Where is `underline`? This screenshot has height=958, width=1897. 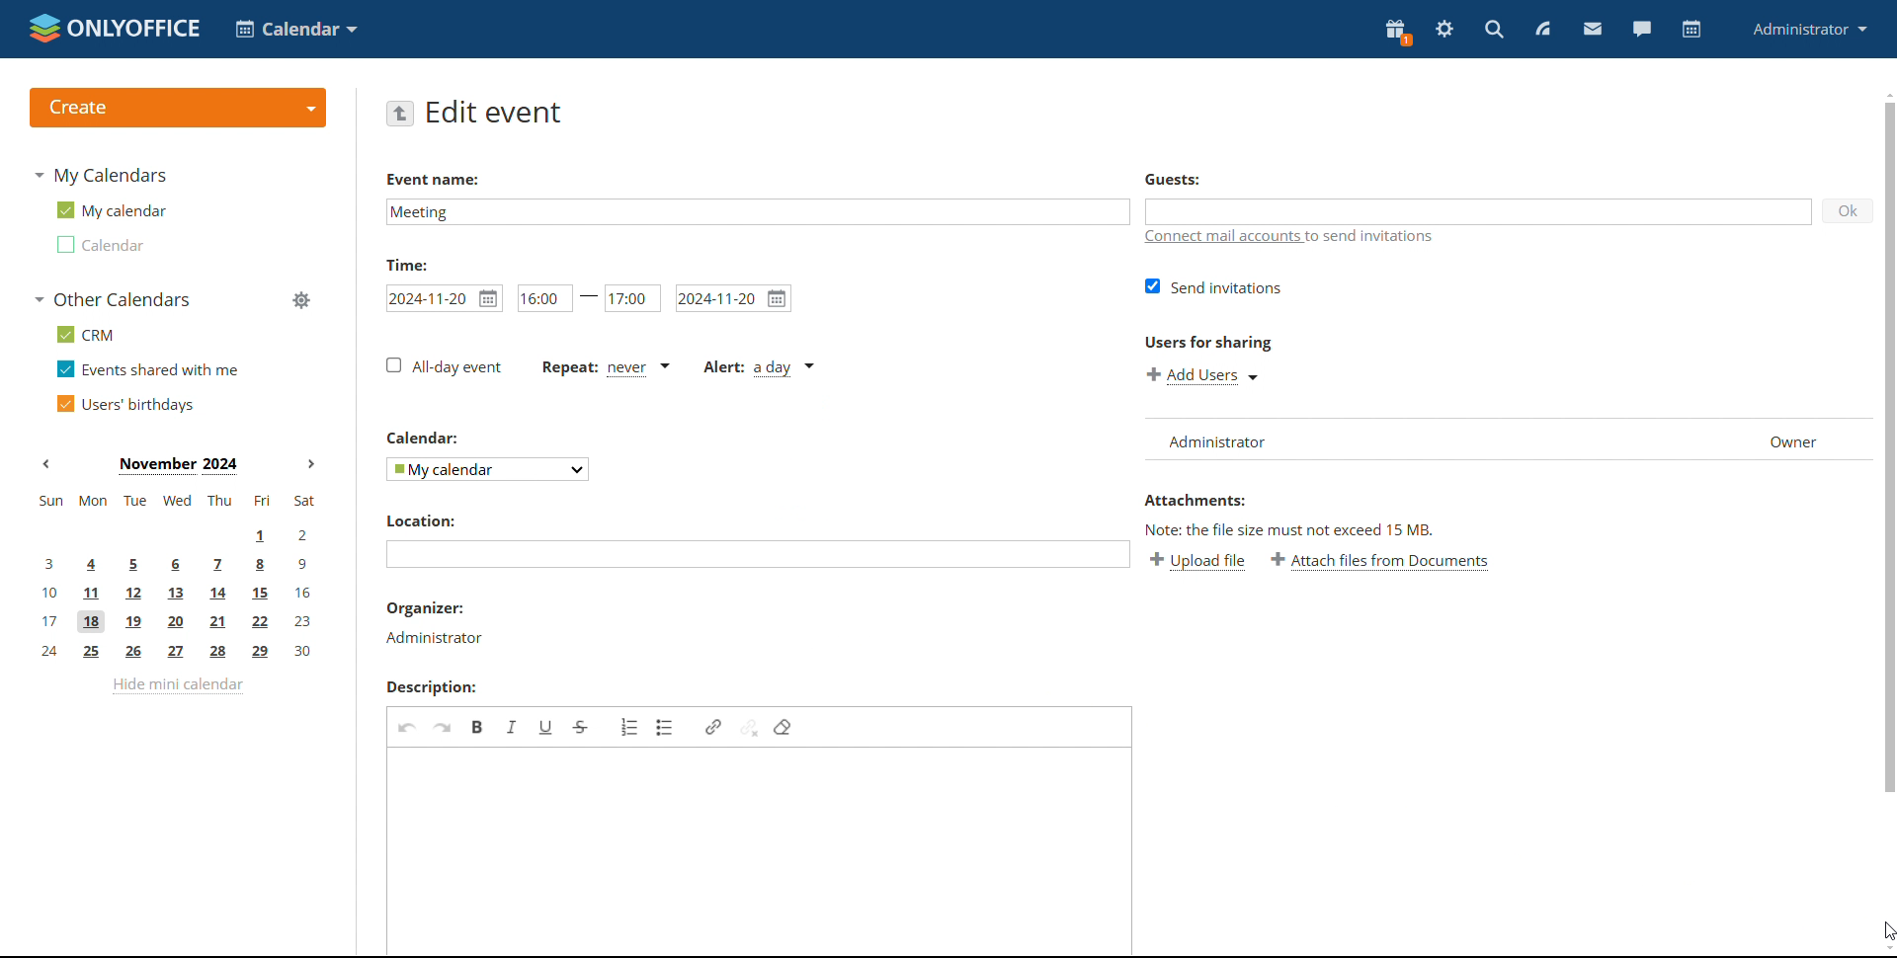 underline is located at coordinates (547, 727).